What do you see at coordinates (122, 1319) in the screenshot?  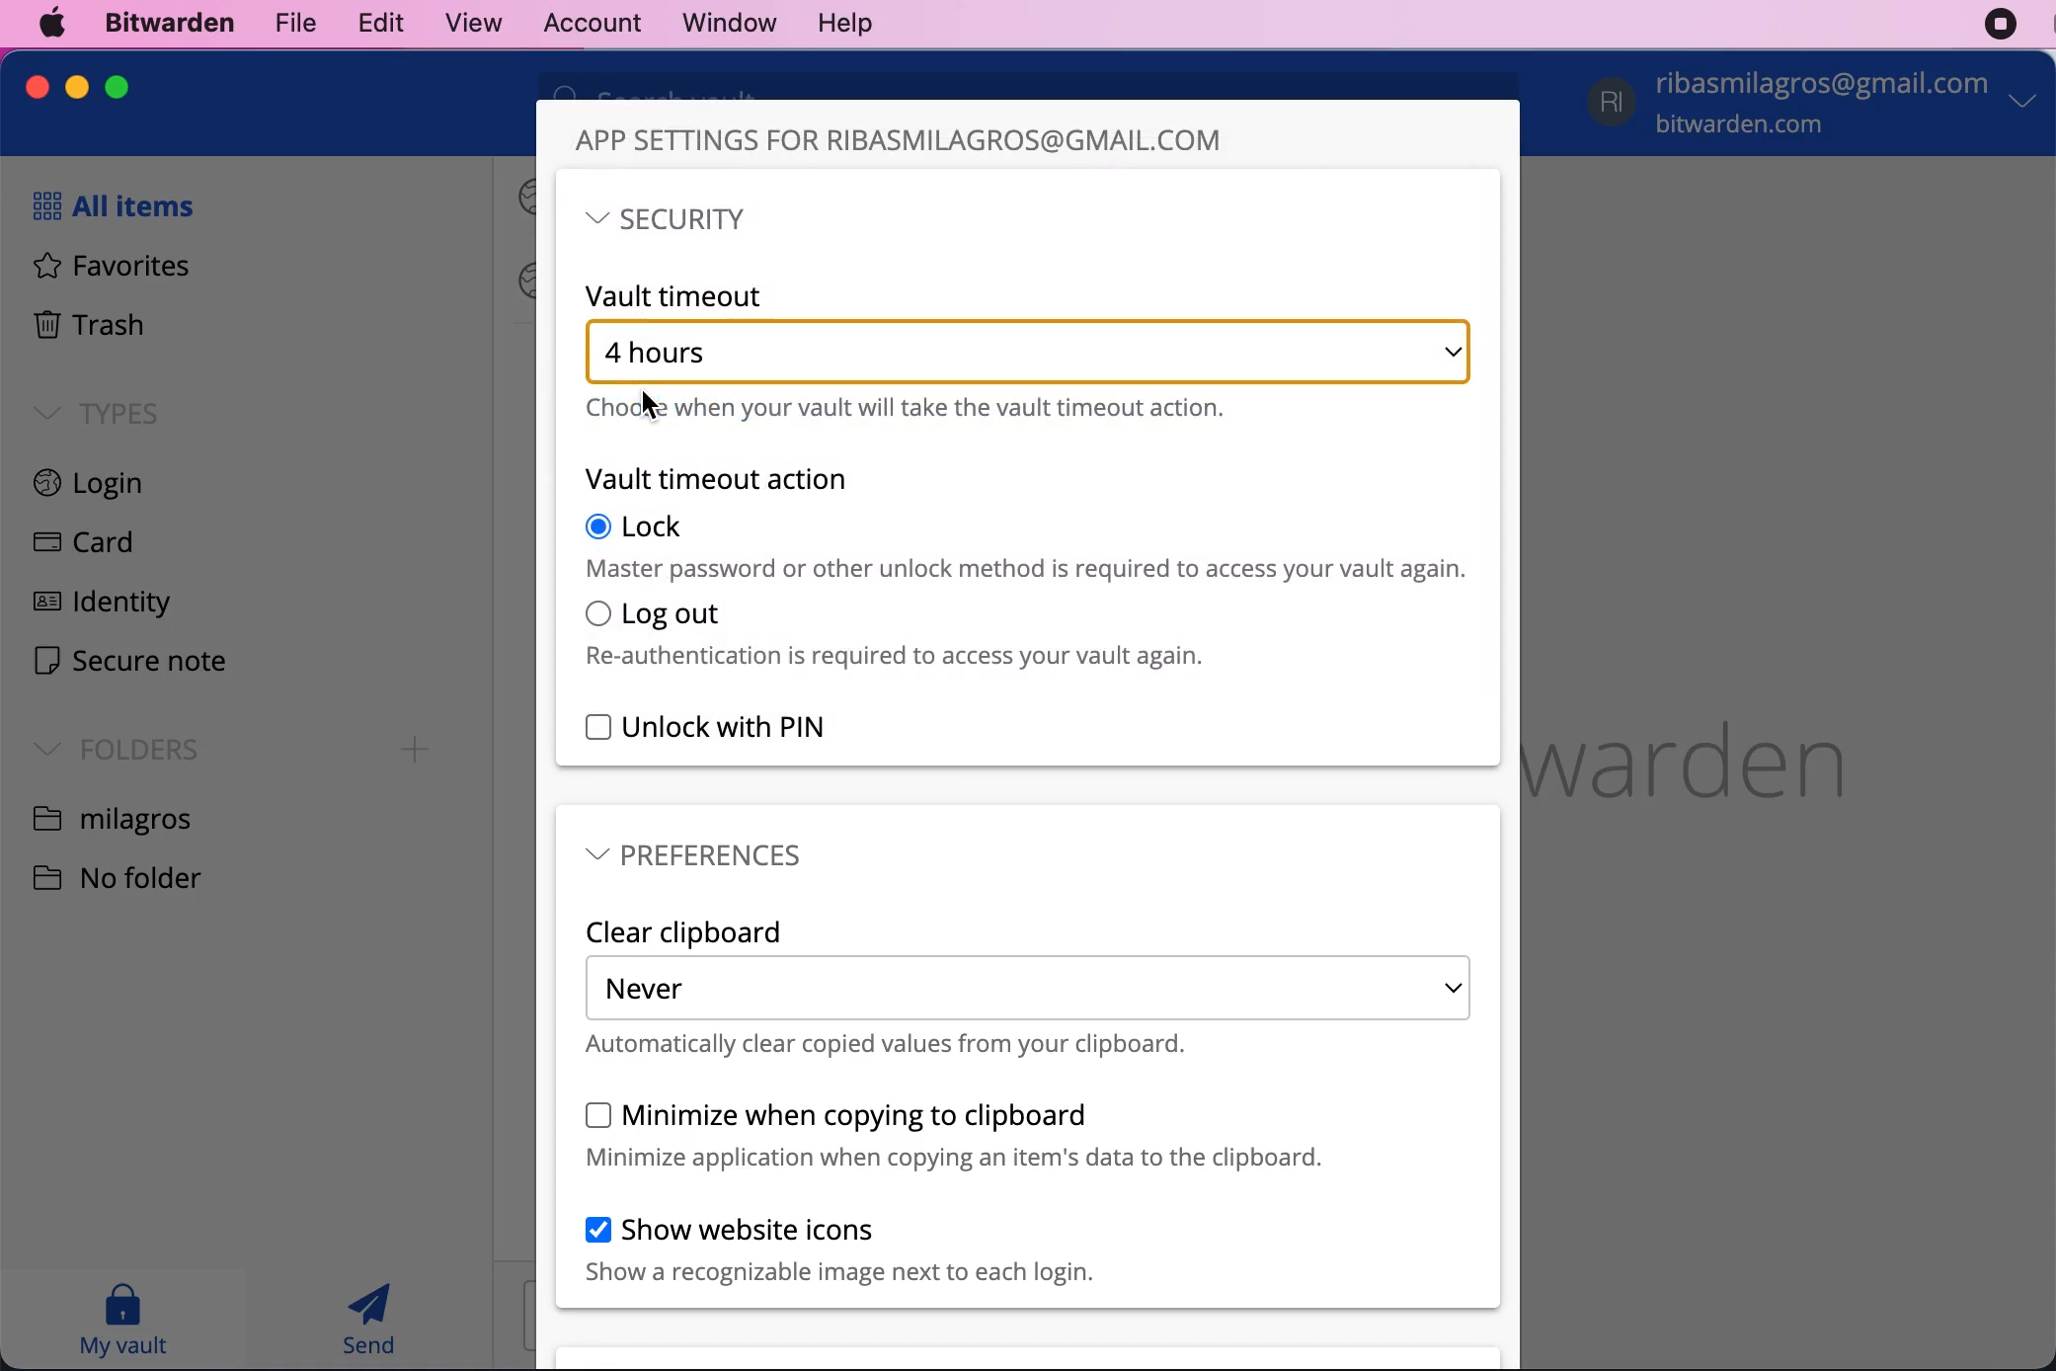 I see `my vault` at bounding box center [122, 1319].